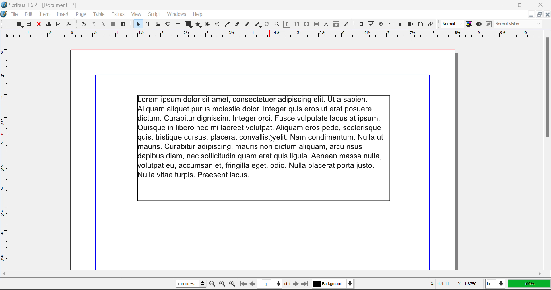 The width and height of the screenshot is (551, 290). I want to click on PDF Checkbox, so click(371, 24).